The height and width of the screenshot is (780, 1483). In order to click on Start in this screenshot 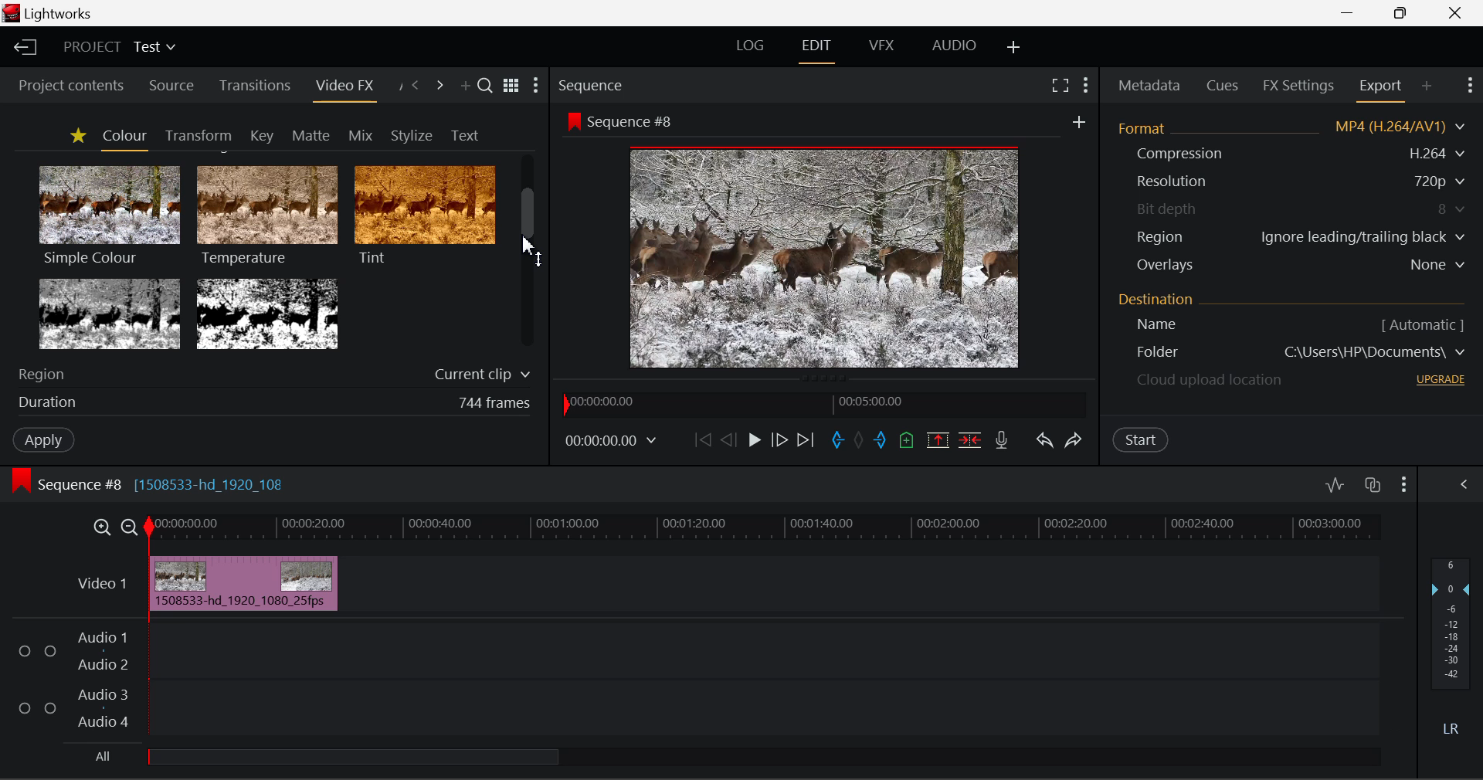, I will do `click(1142, 441)`.